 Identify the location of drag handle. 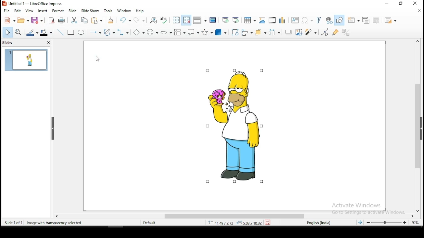
(53, 129).